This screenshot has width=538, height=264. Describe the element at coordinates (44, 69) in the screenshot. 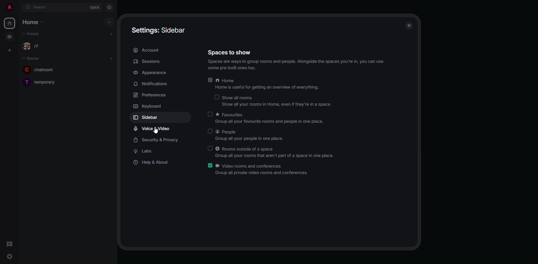

I see `chatroom` at that location.